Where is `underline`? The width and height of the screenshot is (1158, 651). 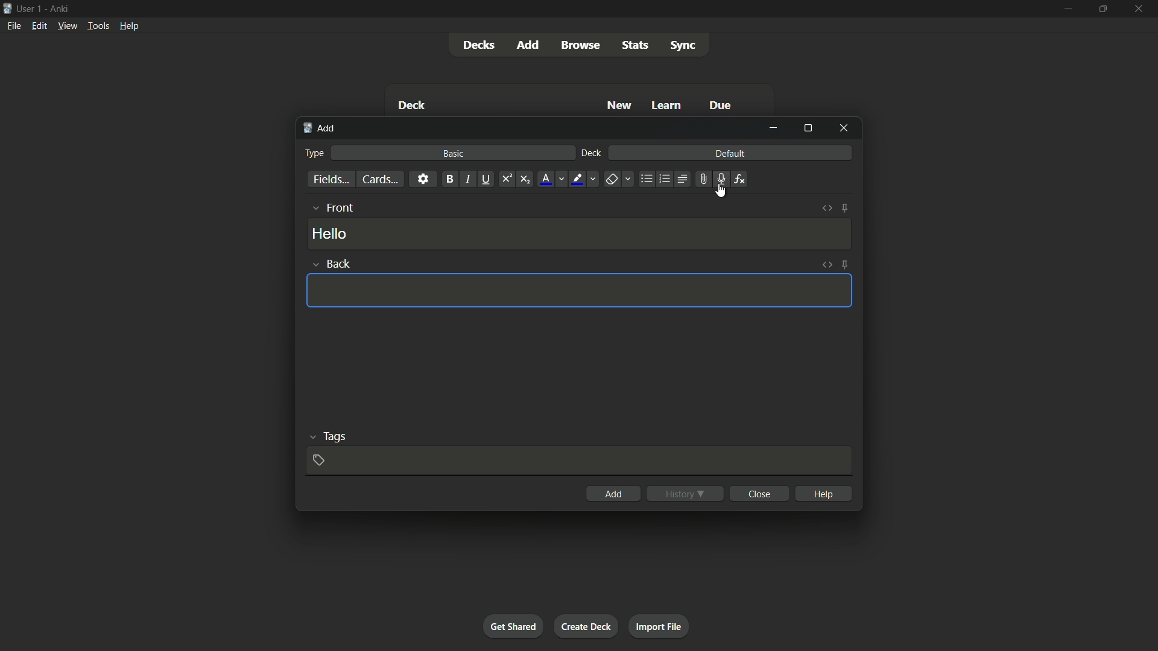
underline is located at coordinates (486, 178).